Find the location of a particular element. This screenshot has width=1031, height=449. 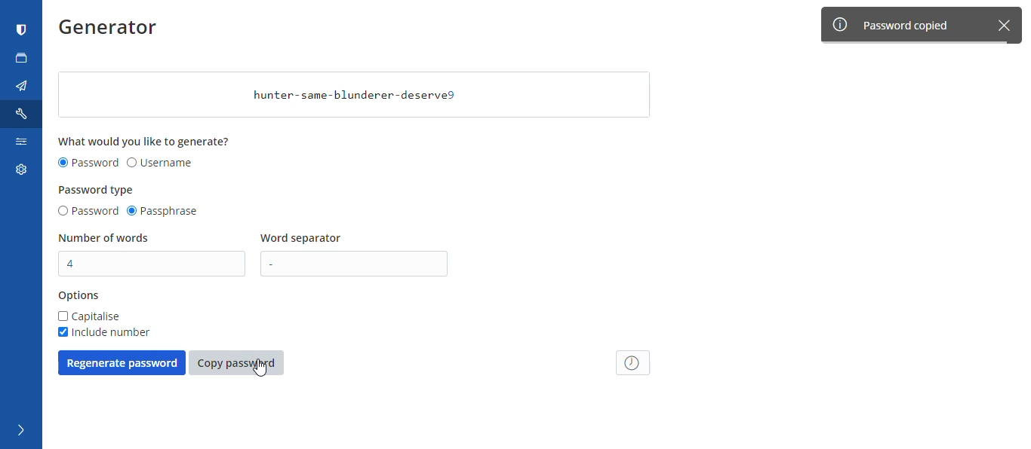

new tab is located at coordinates (22, 58).